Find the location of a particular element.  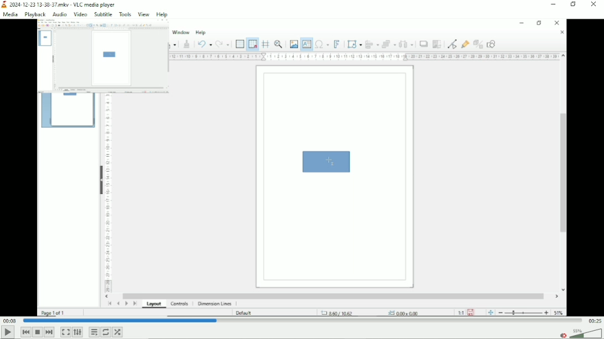

Volume is located at coordinates (586, 333).